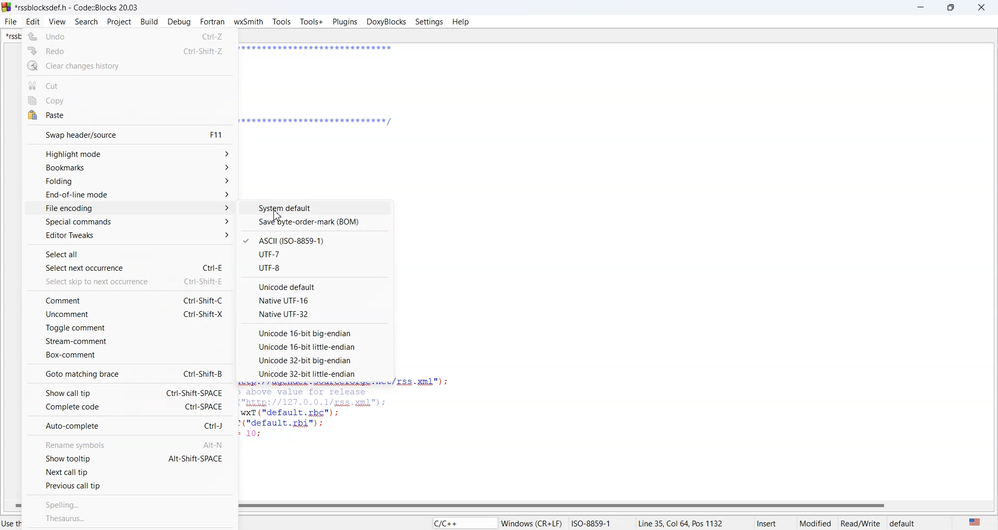 This screenshot has width=998, height=530. I want to click on Stream comment, so click(129, 341).